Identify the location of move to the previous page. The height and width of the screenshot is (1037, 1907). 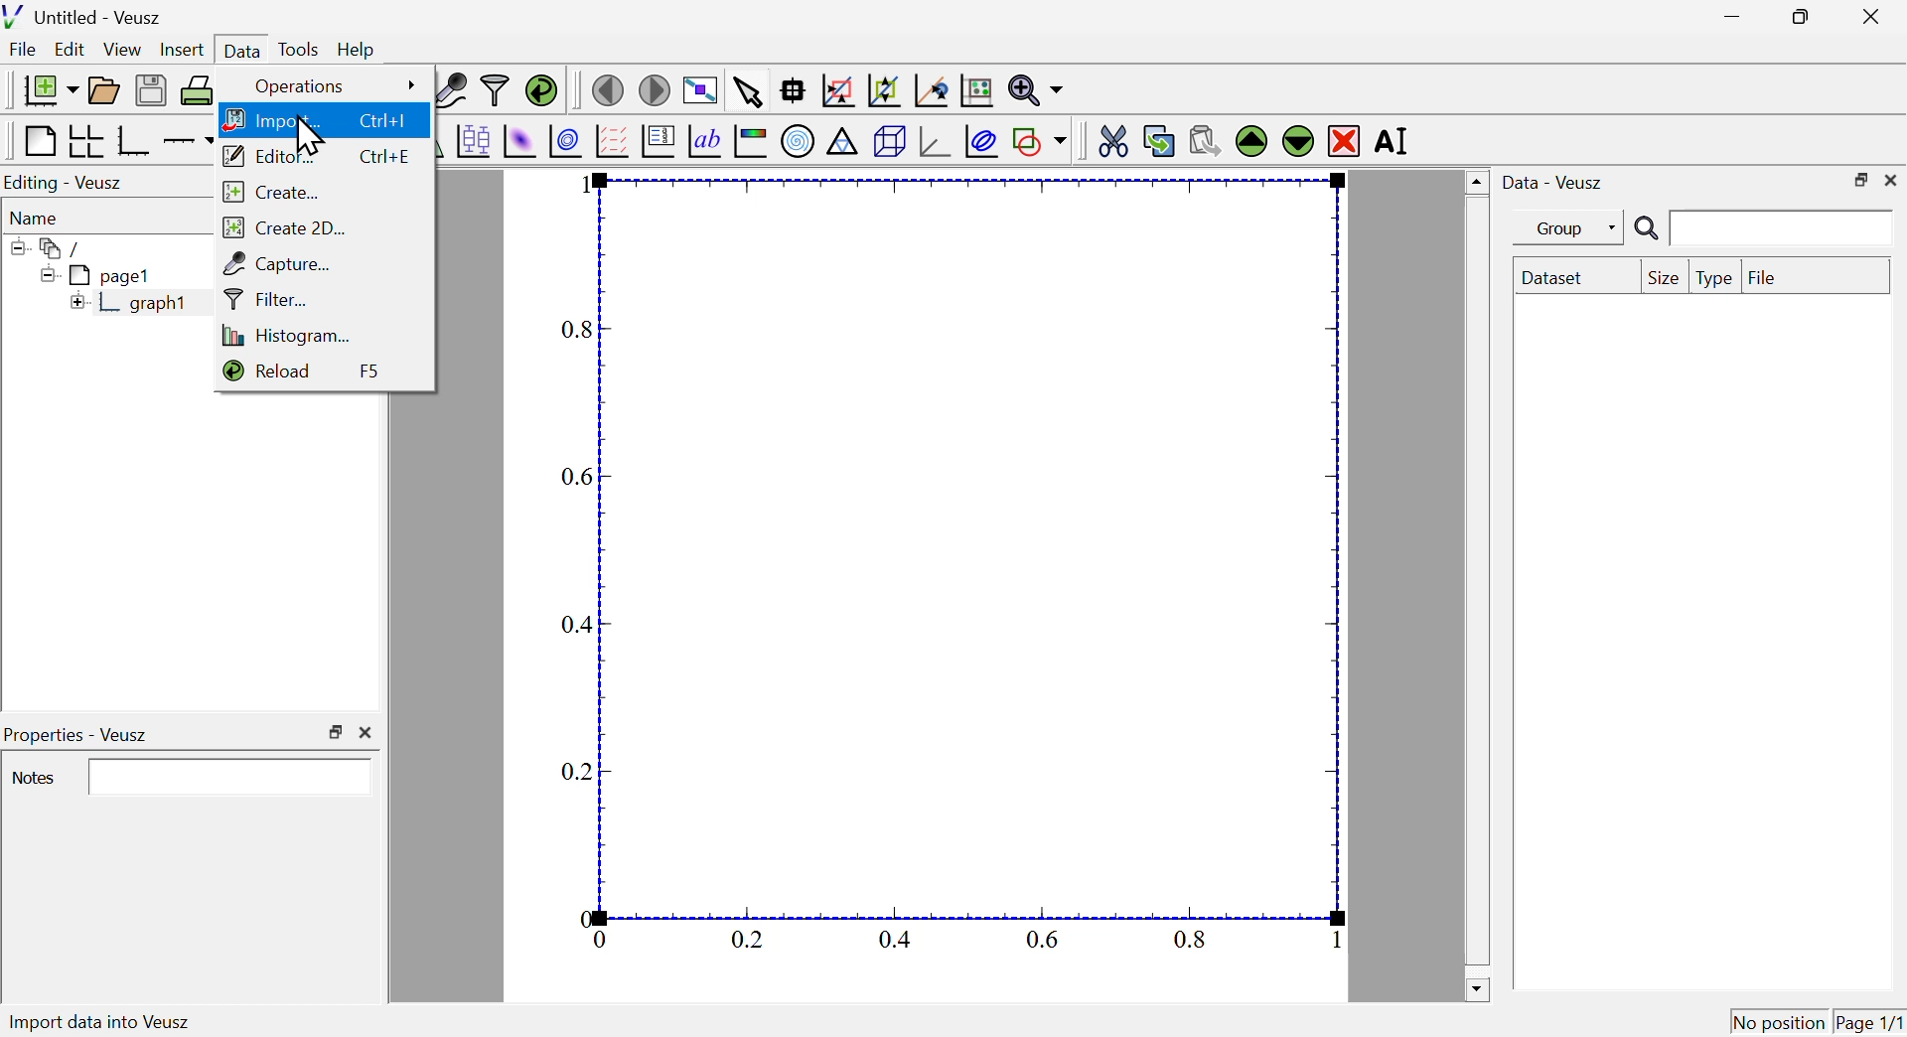
(607, 88).